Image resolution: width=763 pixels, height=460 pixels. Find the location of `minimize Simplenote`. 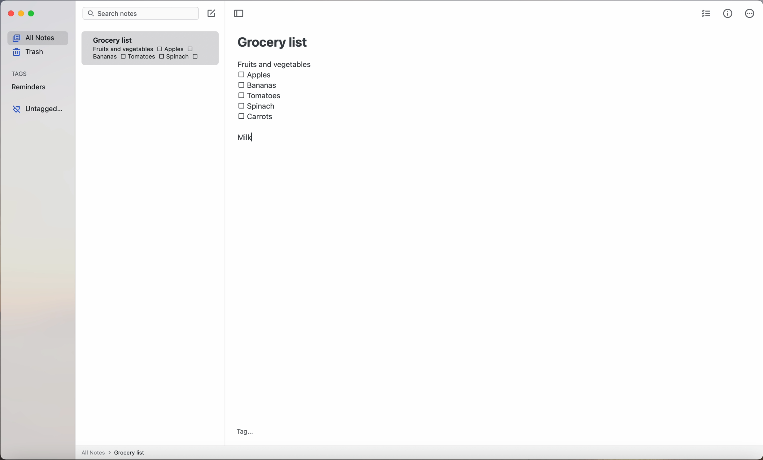

minimize Simplenote is located at coordinates (22, 15).